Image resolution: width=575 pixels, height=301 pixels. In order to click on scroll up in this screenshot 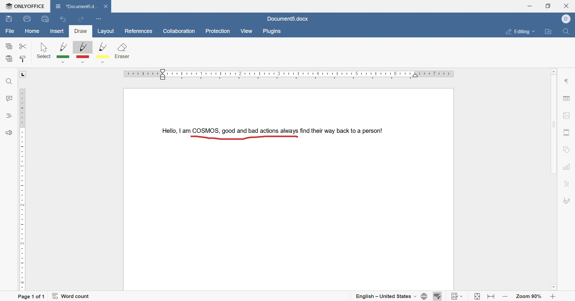, I will do `click(556, 70)`.